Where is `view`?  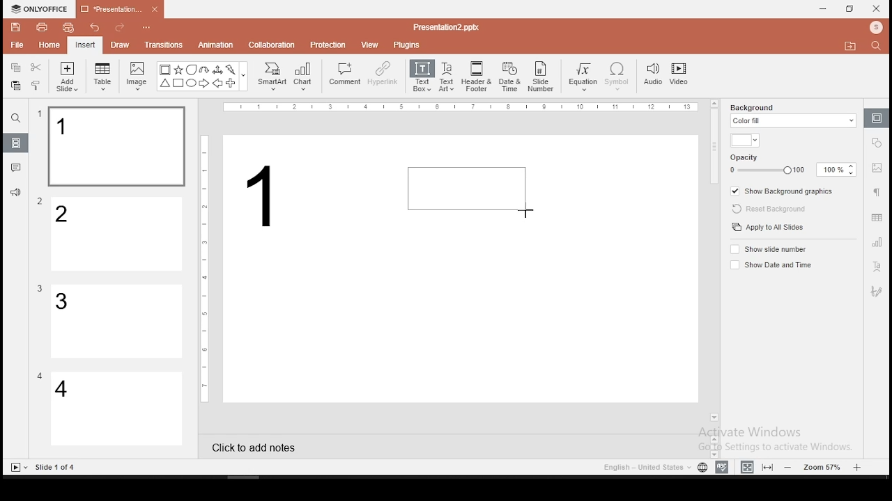
view is located at coordinates (371, 44).